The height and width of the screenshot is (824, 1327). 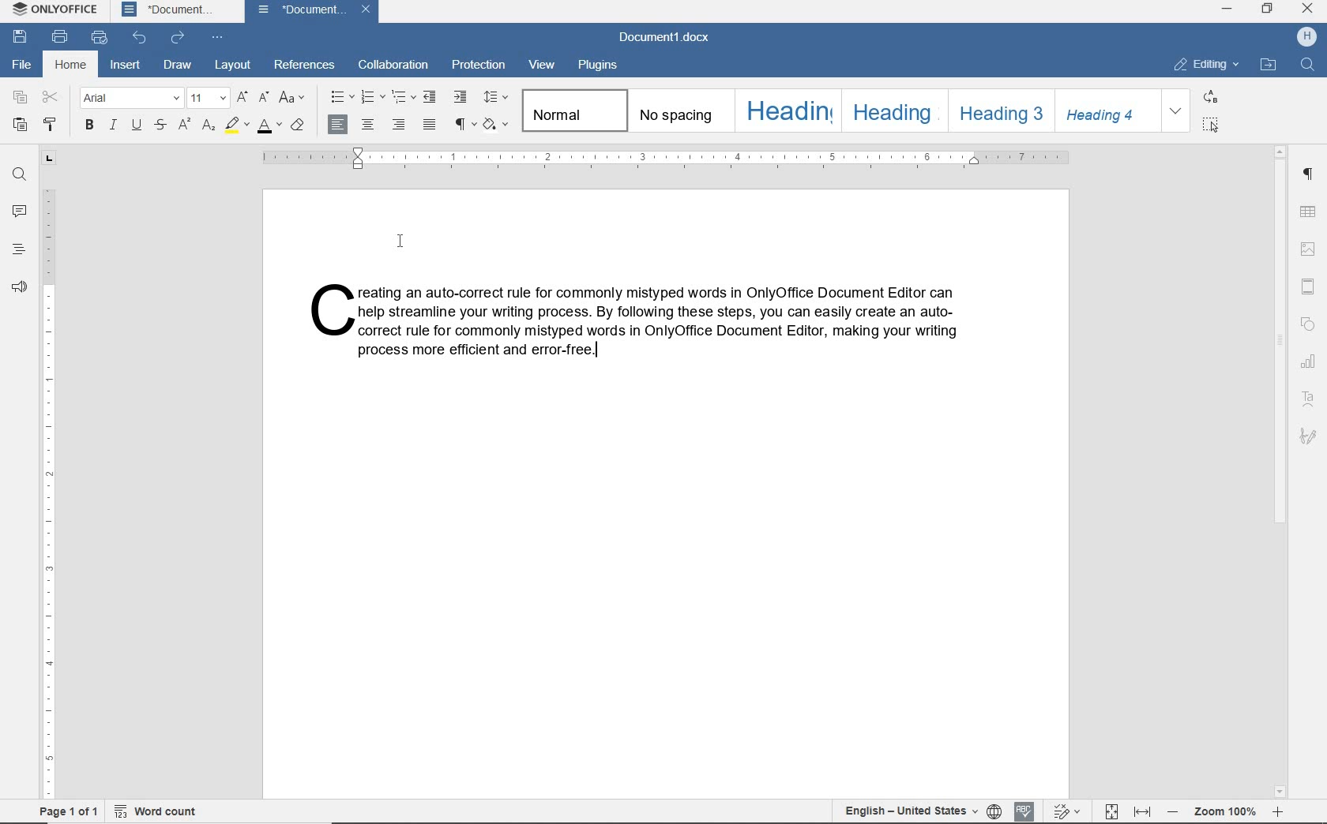 What do you see at coordinates (113, 126) in the screenshot?
I see `ITALIC` at bounding box center [113, 126].